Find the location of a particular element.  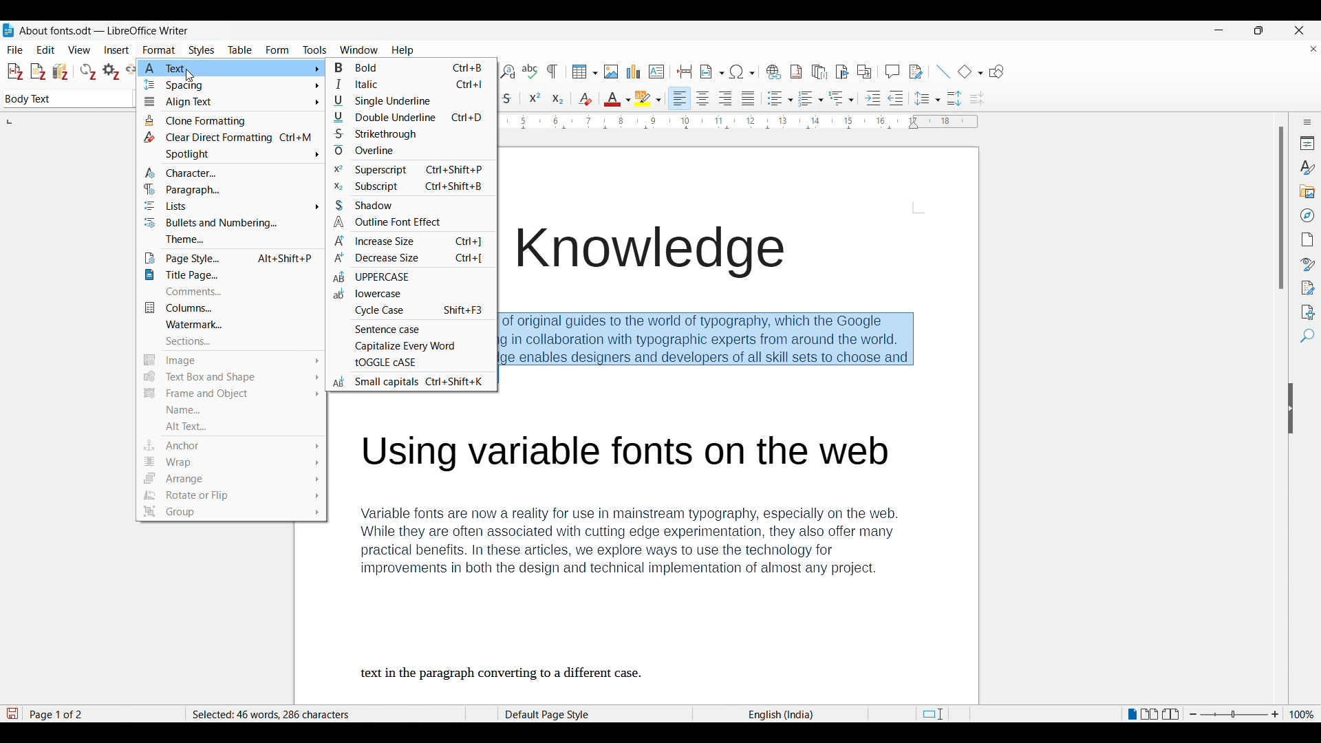

Insert menu is located at coordinates (116, 50).